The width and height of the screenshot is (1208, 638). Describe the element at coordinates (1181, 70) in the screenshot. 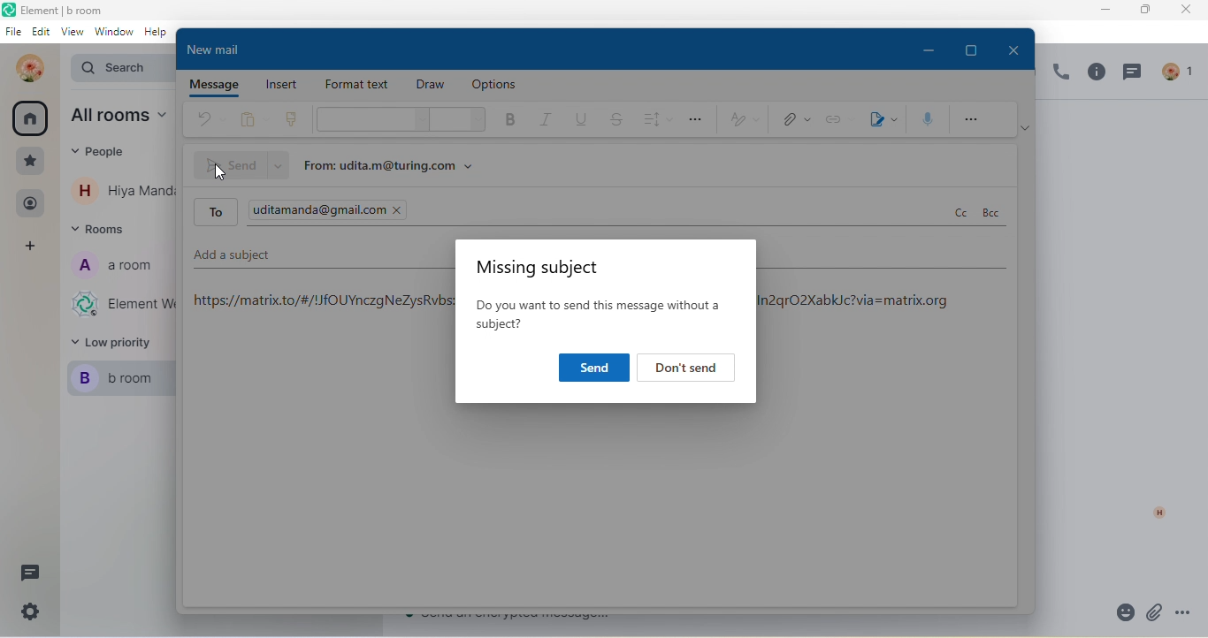

I see `people` at that location.